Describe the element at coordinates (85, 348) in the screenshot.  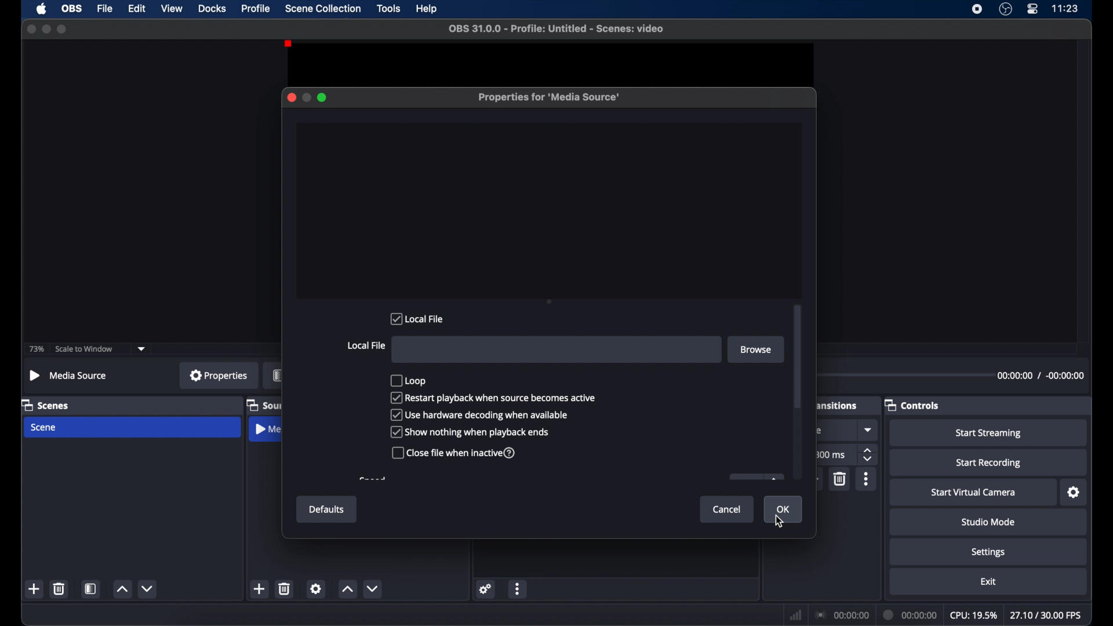
I see `scale to window` at that location.